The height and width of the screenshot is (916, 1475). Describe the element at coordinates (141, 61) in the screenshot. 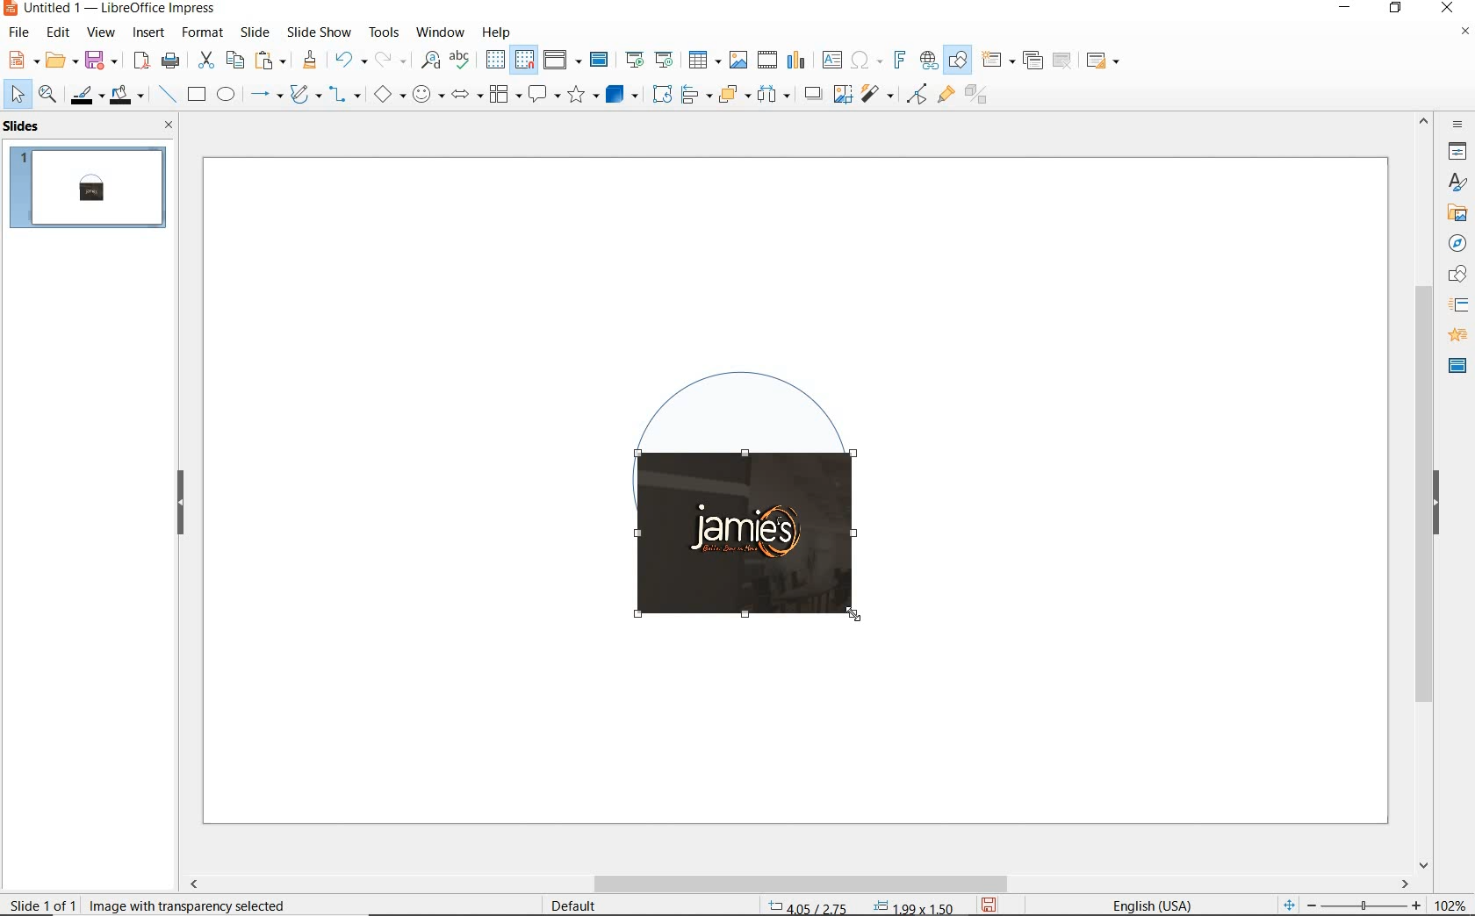

I see `export as PDF` at that location.